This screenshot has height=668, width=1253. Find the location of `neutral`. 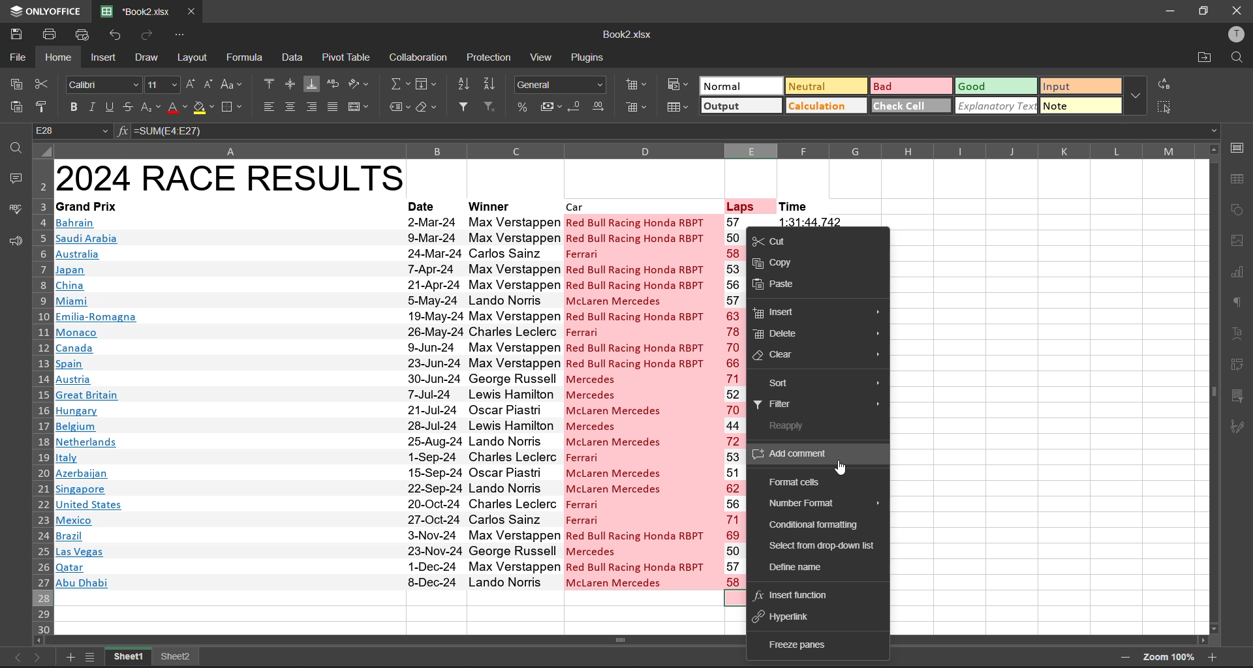

neutral is located at coordinates (823, 87).